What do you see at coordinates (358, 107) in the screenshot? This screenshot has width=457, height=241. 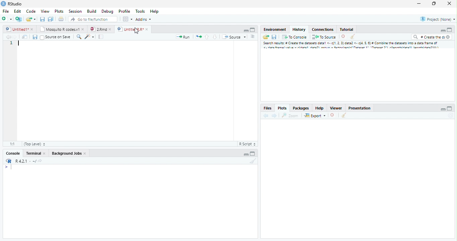 I see `Prsentation` at bounding box center [358, 107].